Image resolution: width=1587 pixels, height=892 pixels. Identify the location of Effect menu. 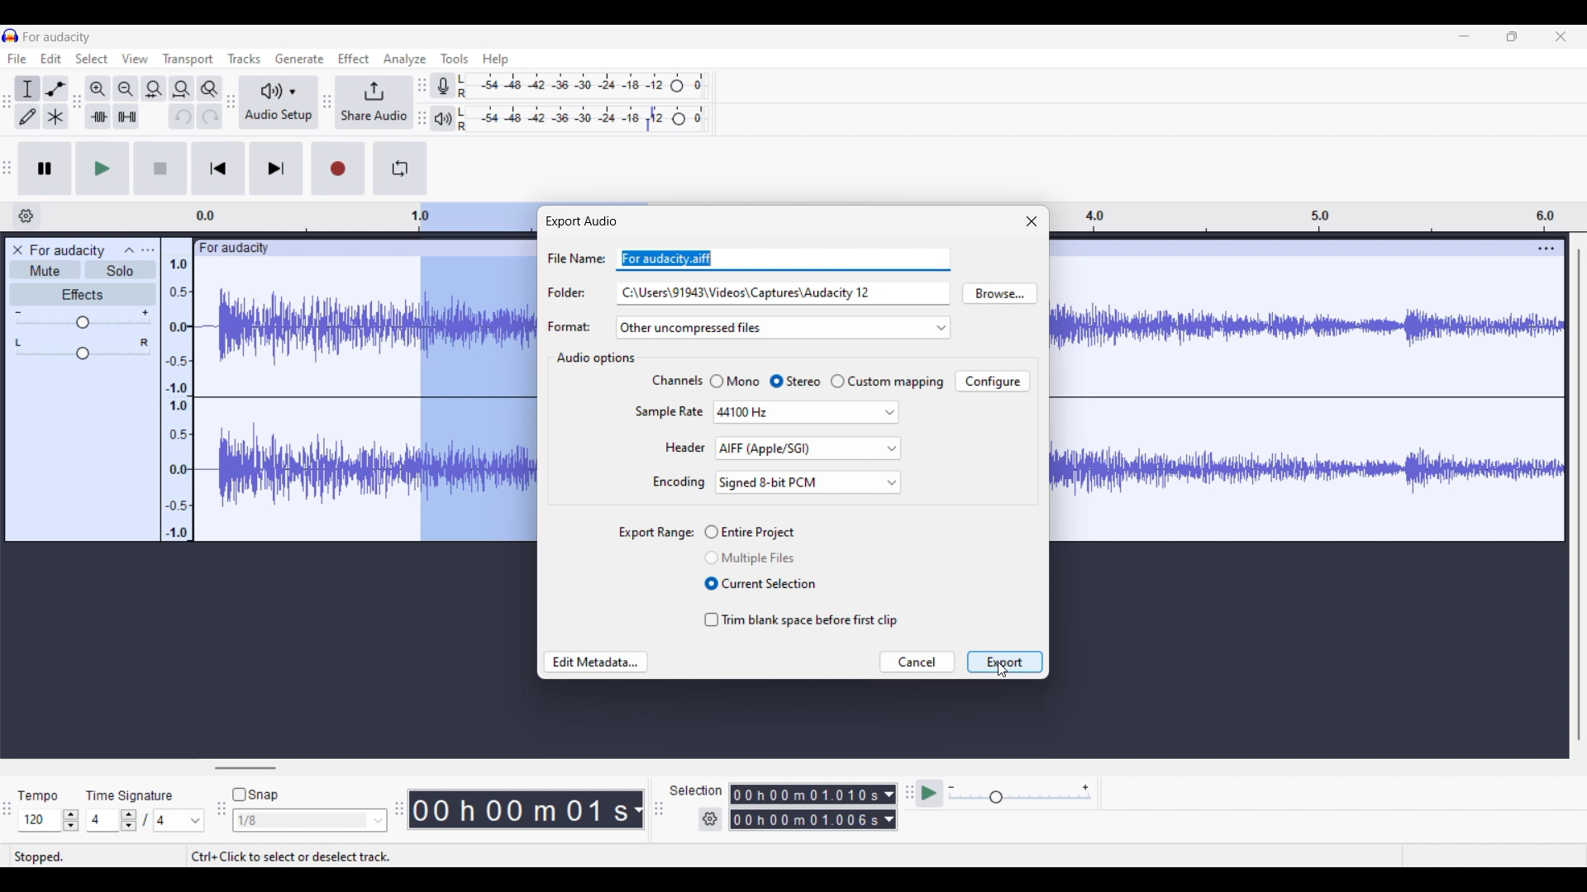
(353, 59).